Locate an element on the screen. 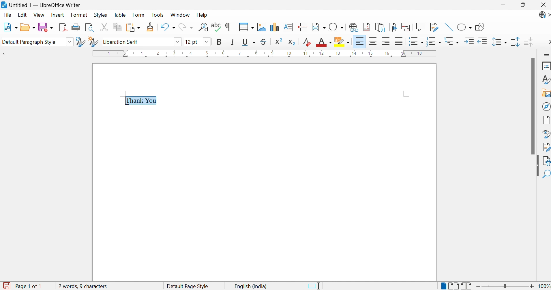 This screenshot has height=290, width=551. Align Center is located at coordinates (373, 42).